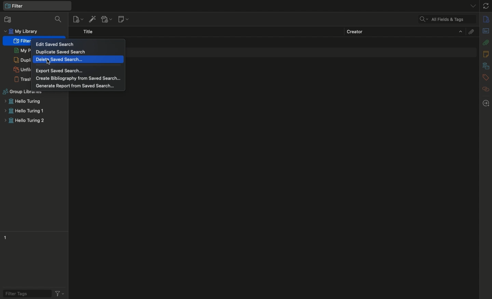  Describe the element at coordinates (78, 19) in the screenshot. I see `New item` at that location.